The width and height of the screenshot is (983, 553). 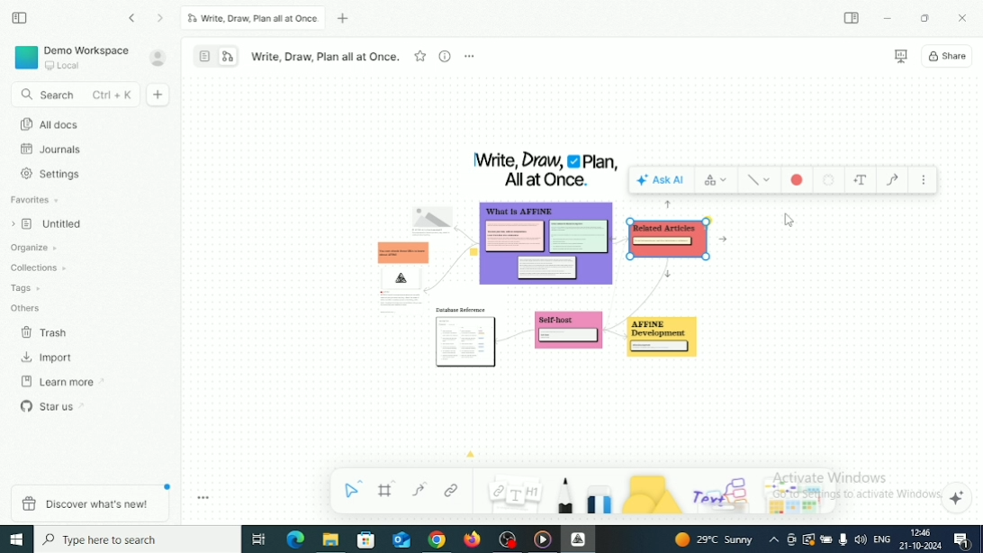 What do you see at coordinates (36, 200) in the screenshot?
I see `Favorites` at bounding box center [36, 200].